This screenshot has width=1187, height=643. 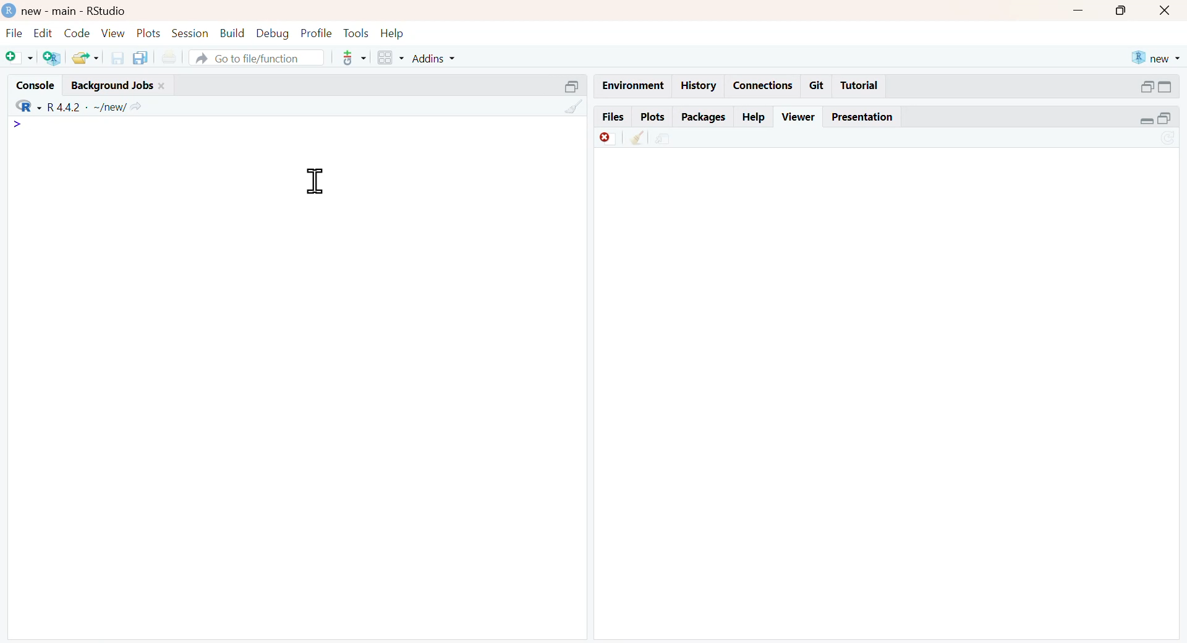 I want to click on Packages, so click(x=704, y=116).